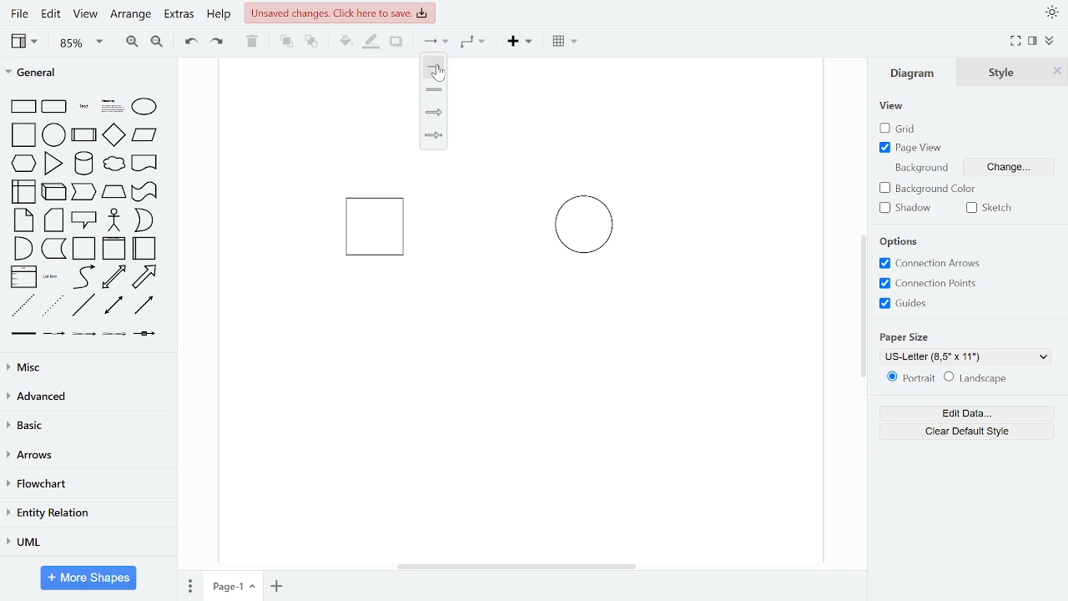 The image size is (1068, 601). What do you see at coordinates (115, 306) in the screenshot?
I see `bidirectional connector` at bounding box center [115, 306].